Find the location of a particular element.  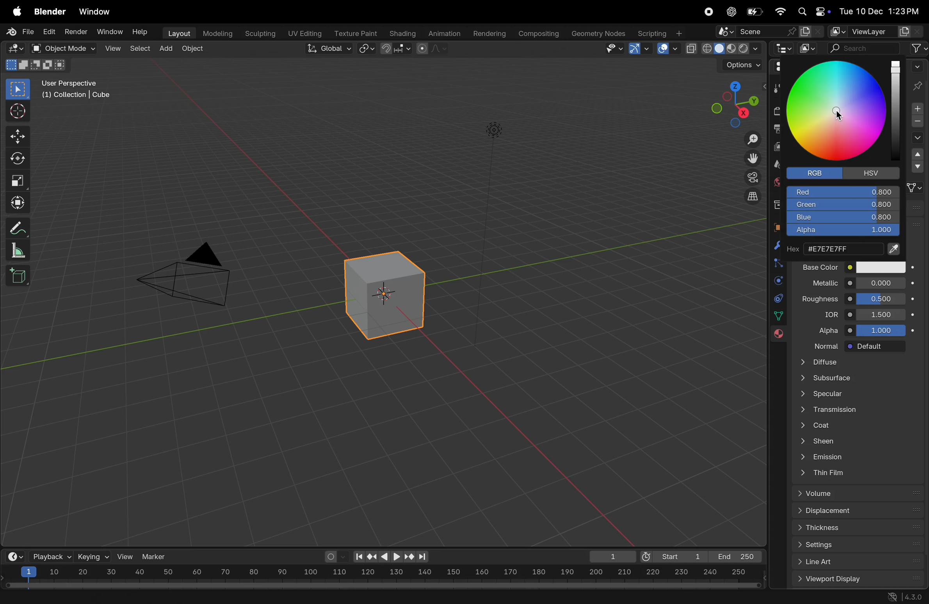

red is located at coordinates (844, 191).